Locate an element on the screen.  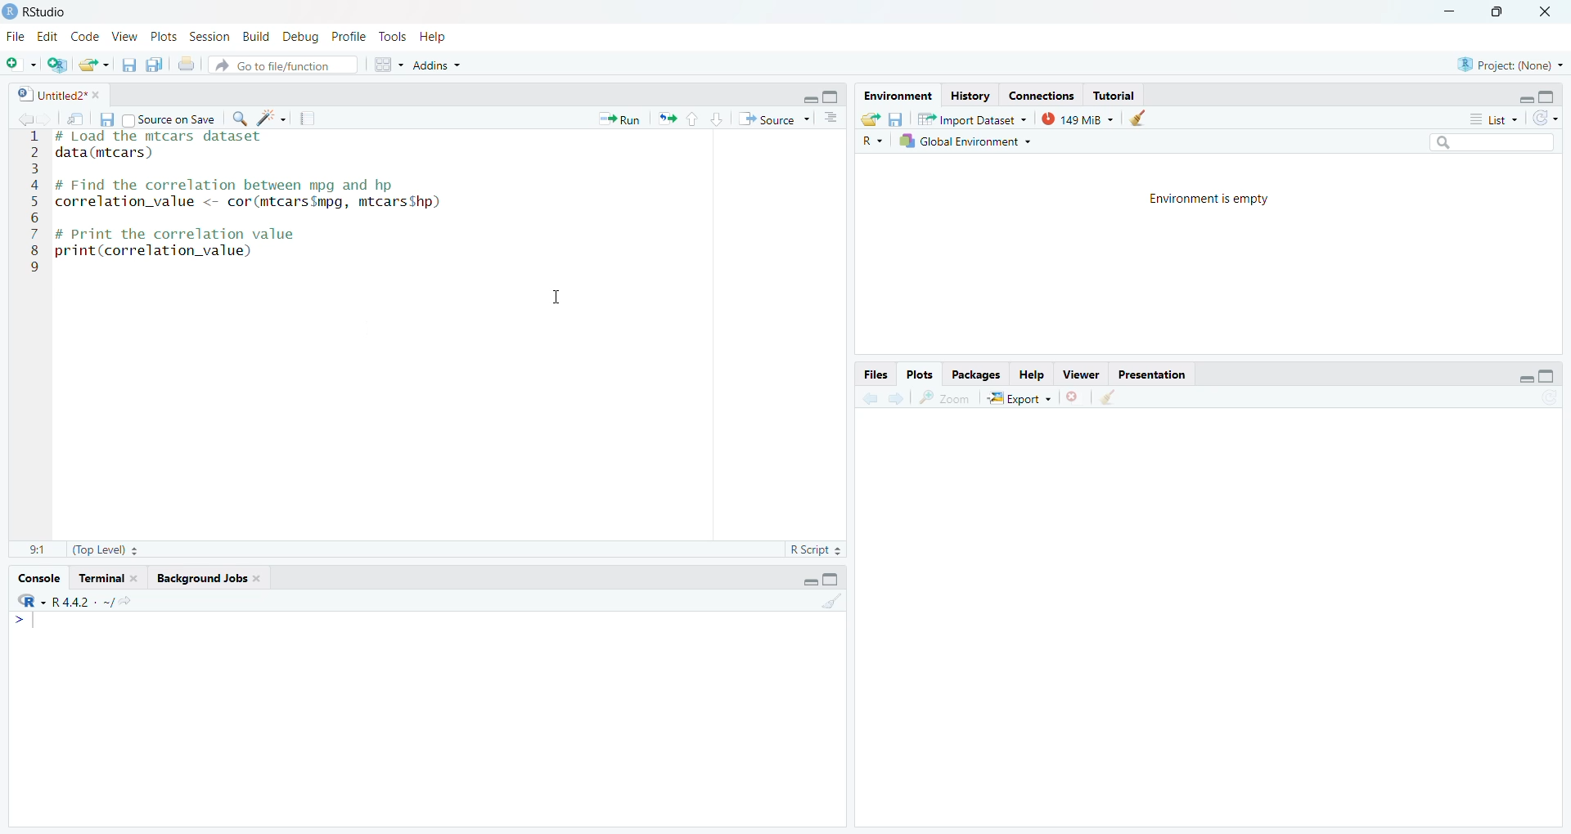
Show in new window is located at coordinates (77, 117).